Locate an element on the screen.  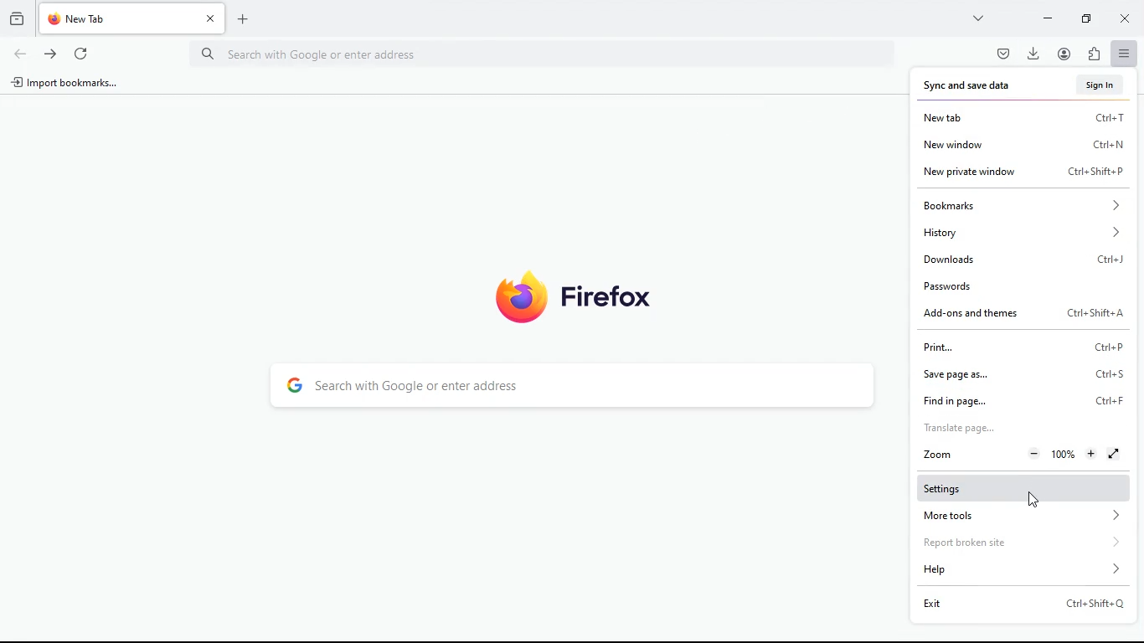
add-ons and themes is located at coordinates (1024, 315).